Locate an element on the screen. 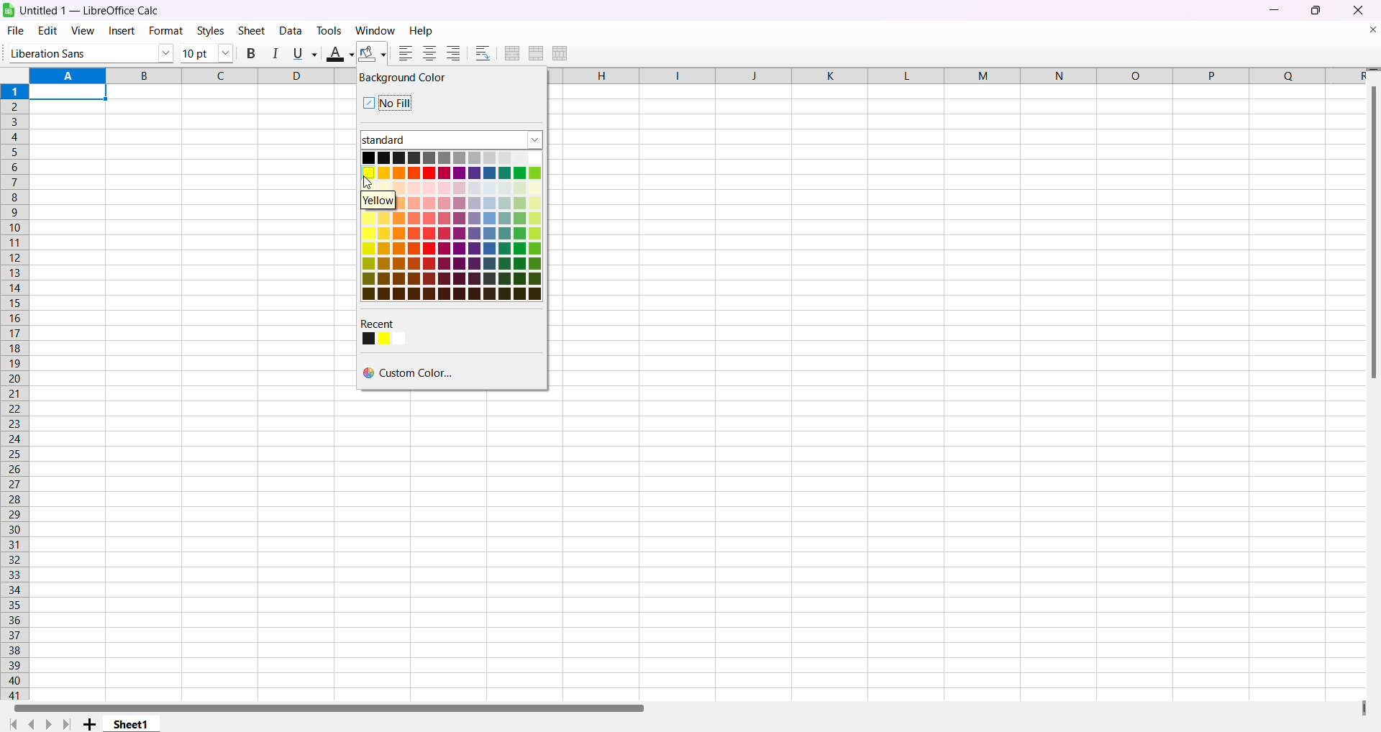 This screenshot has width=1381, height=732. custom color is located at coordinates (414, 374).